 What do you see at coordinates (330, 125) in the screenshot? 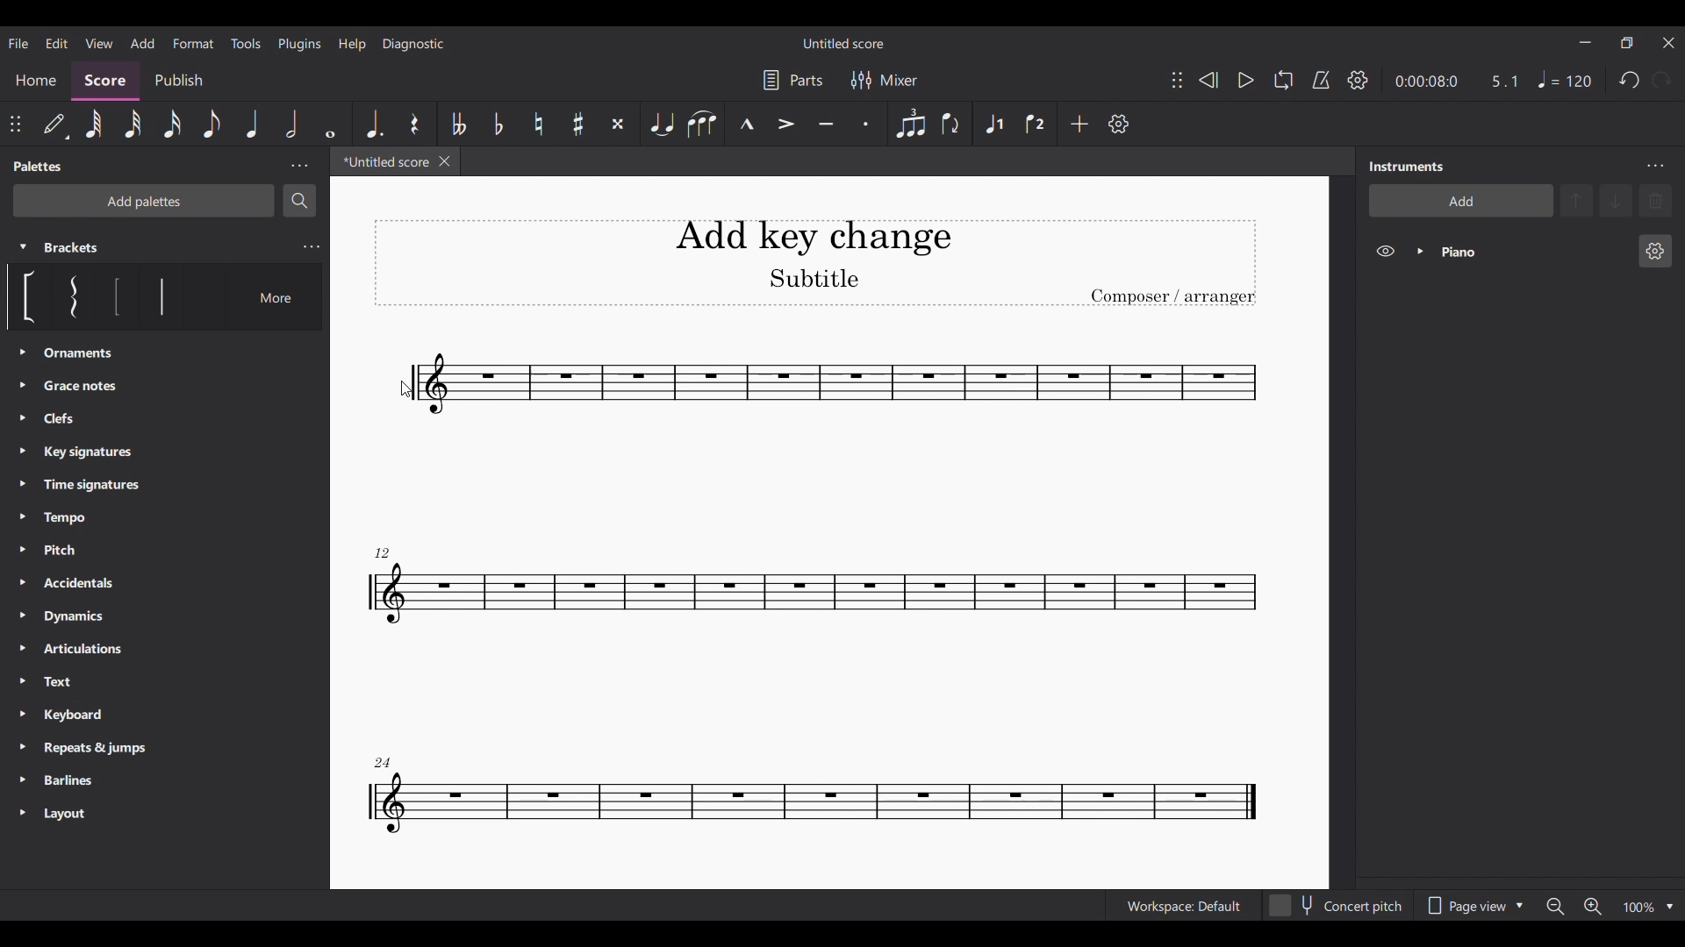
I see `Whole note` at bounding box center [330, 125].